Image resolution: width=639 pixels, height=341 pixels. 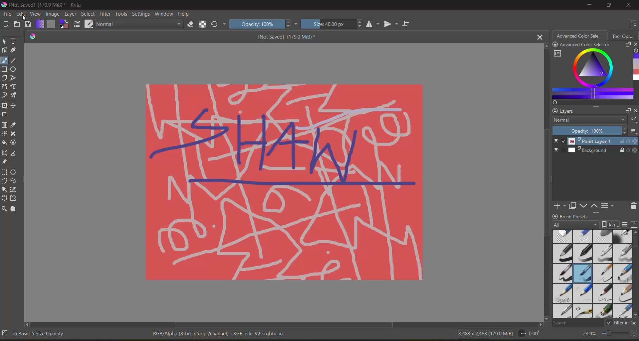 What do you see at coordinates (5, 60) in the screenshot?
I see `free hand brush` at bounding box center [5, 60].